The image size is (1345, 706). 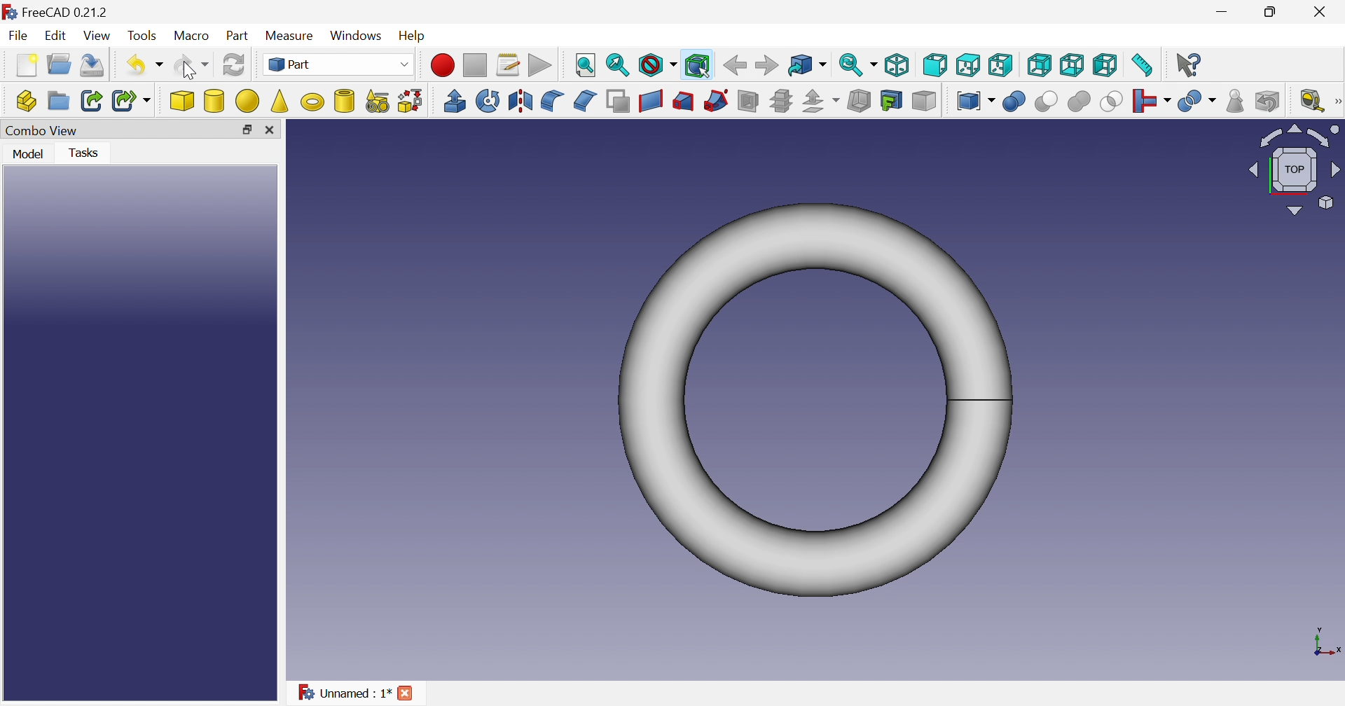 What do you see at coordinates (539, 65) in the screenshot?
I see `Execute macros` at bounding box center [539, 65].